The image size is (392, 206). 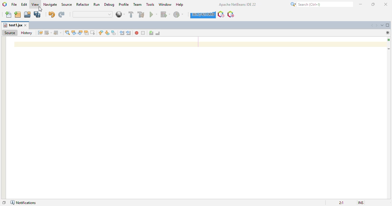 What do you see at coordinates (52, 14) in the screenshot?
I see `undo` at bounding box center [52, 14].